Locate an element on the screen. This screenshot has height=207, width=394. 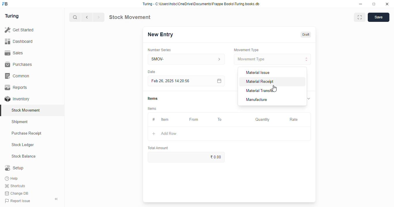
stock balance is located at coordinates (24, 156).